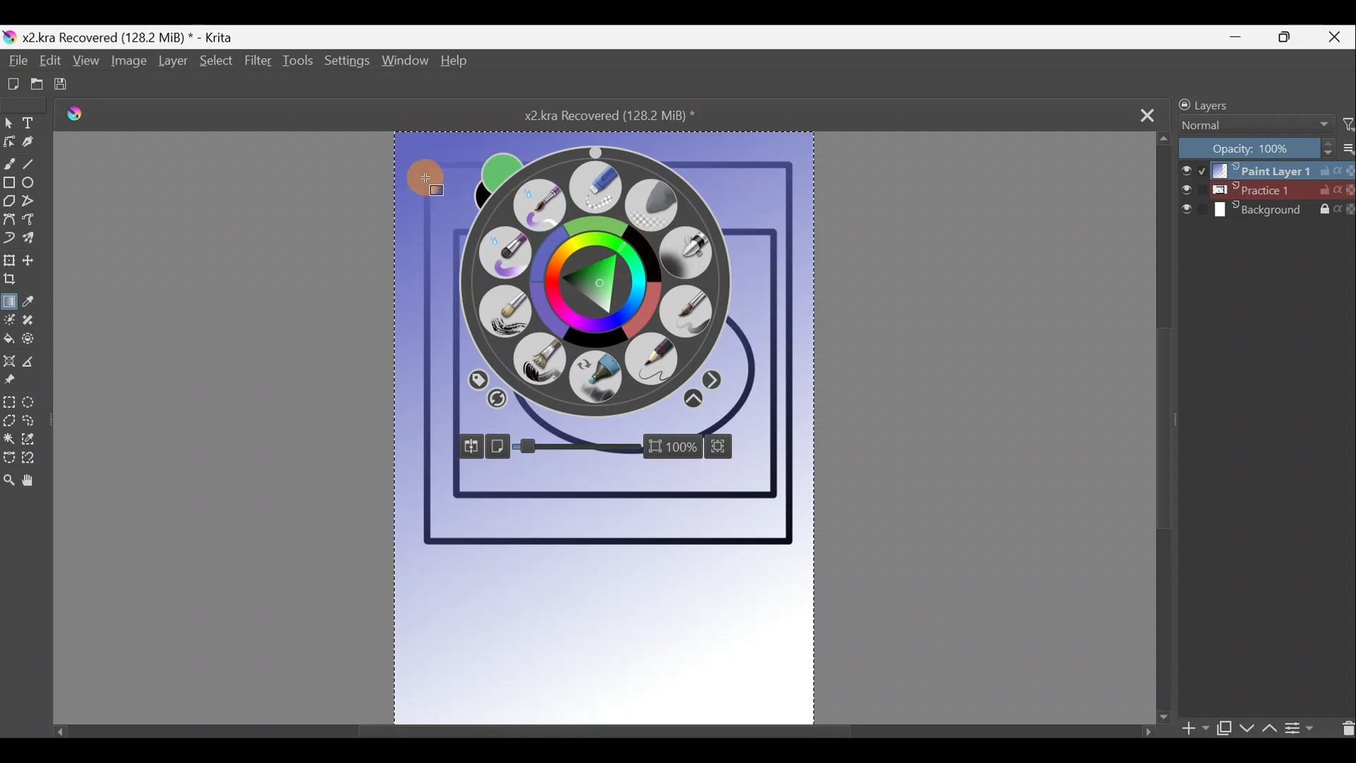 Image resolution: width=1356 pixels, height=763 pixels. I want to click on Wet paint details, so click(544, 202).